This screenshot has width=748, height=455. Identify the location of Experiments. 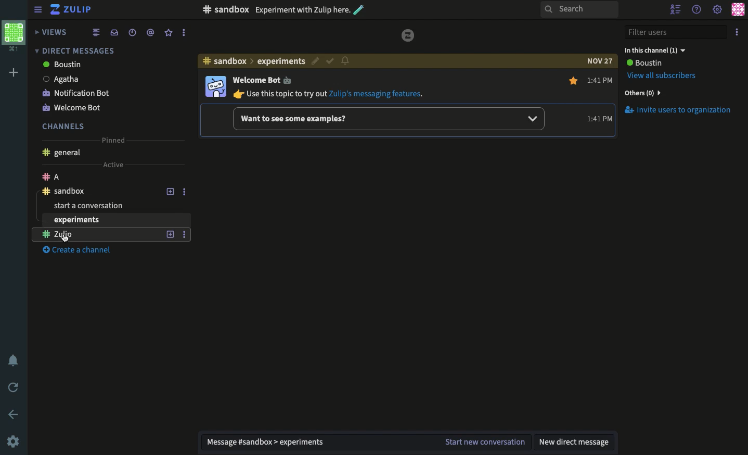
(88, 235).